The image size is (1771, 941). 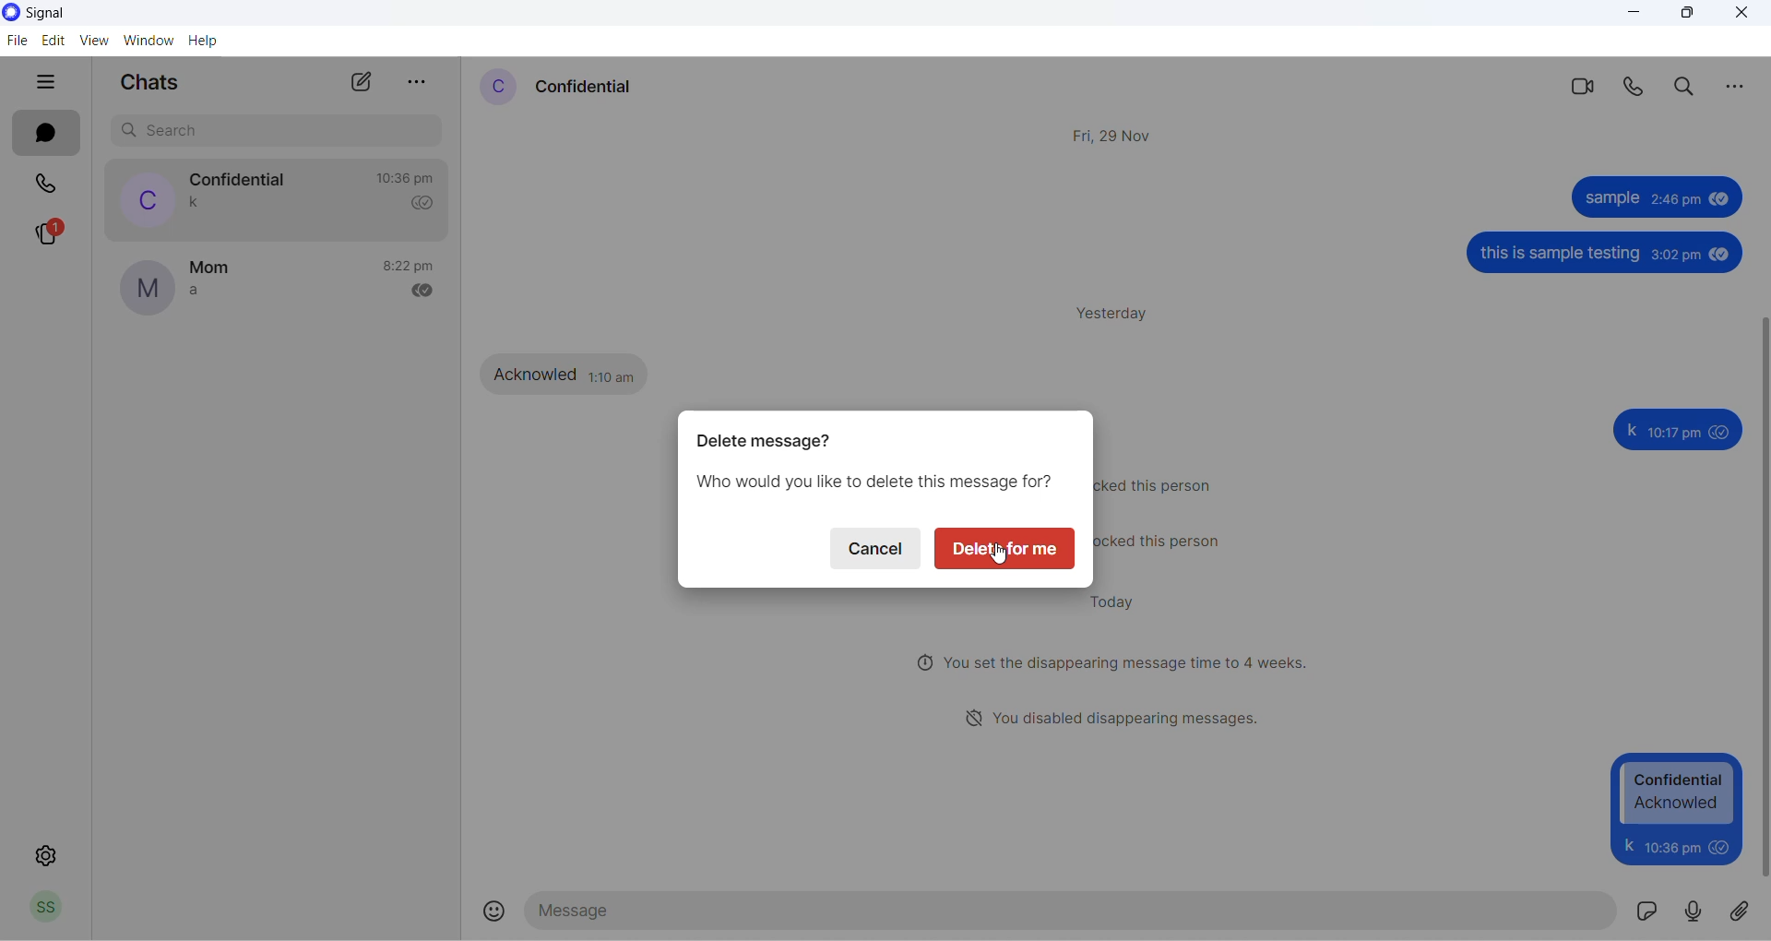 What do you see at coordinates (1108, 665) in the screenshot?
I see `disappearing messages notification` at bounding box center [1108, 665].